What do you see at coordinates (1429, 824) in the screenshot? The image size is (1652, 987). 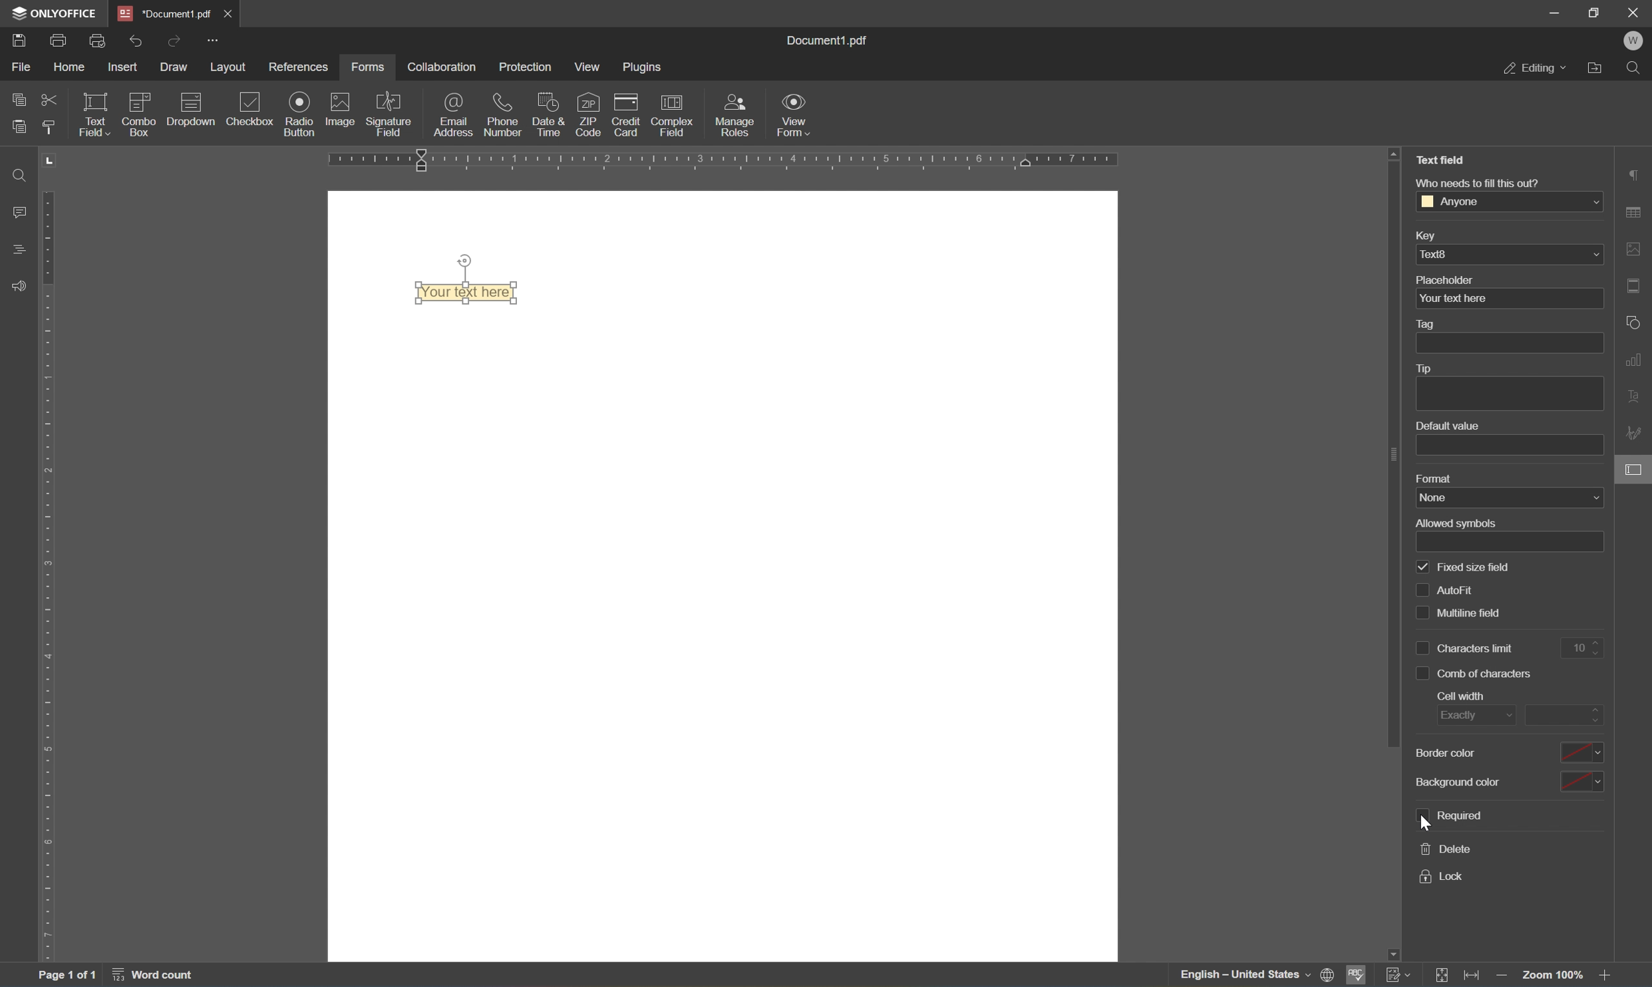 I see `cursor` at bounding box center [1429, 824].